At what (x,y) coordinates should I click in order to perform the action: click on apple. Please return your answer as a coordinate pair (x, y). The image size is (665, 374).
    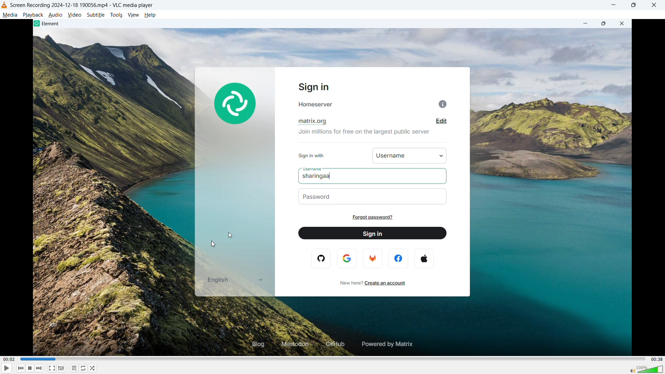
    Looking at the image, I should click on (425, 258).